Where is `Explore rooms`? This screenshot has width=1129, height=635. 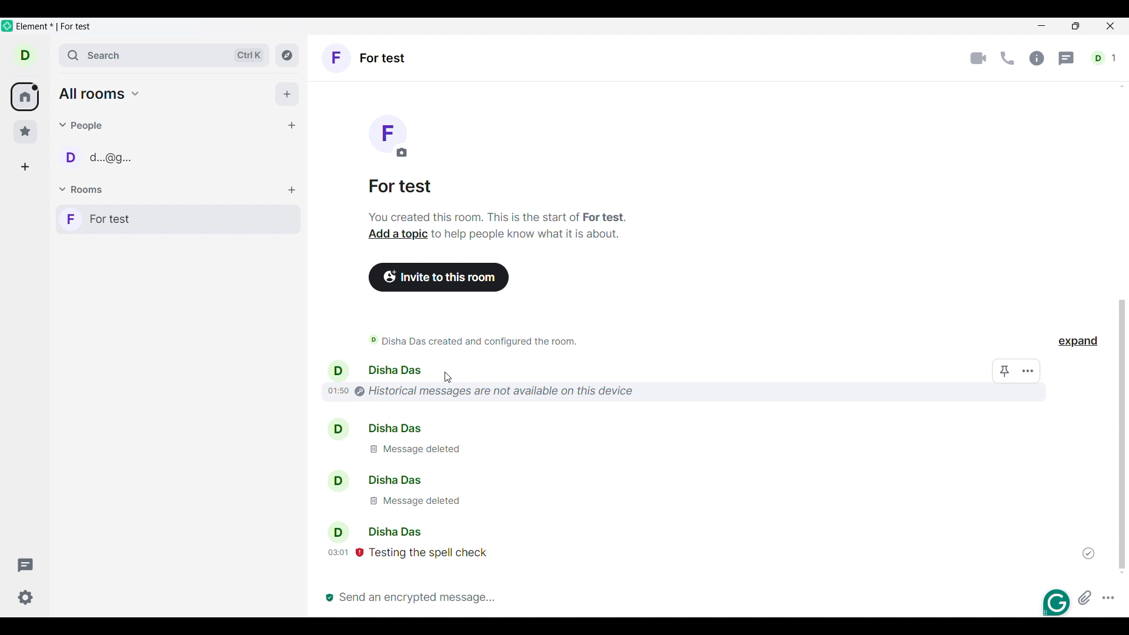
Explore rooms is located at coordinates (287, 55).